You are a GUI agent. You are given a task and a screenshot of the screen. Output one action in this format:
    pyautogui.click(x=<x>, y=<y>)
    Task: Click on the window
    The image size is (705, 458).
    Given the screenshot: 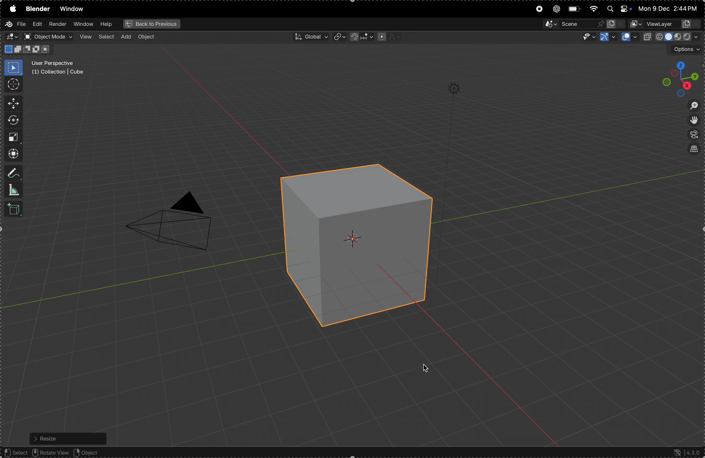 What is the action you would take?
    pyautogui.click(x=72, y=9)
    